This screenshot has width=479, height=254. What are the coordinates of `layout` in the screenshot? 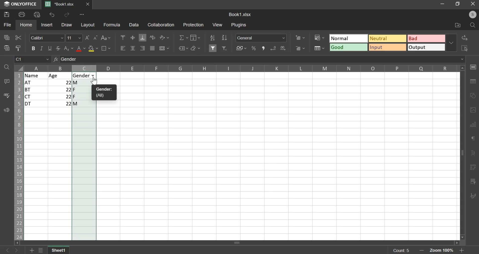 It's located at (87, 25).